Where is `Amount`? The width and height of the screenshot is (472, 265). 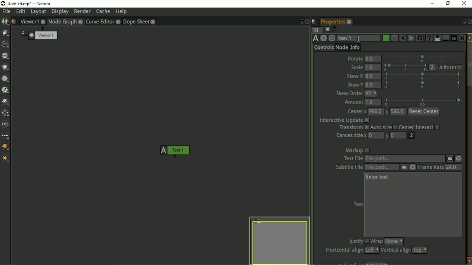
Amount is located at coordinates (353, 102).